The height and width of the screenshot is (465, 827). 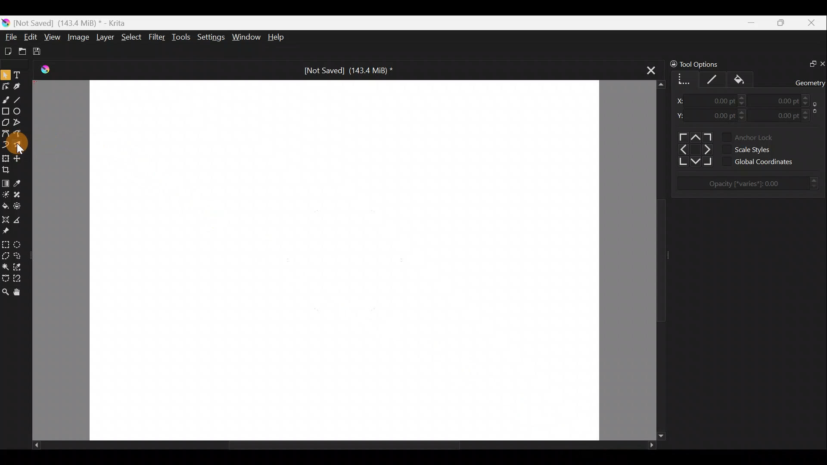 I want to click on Canvas, so click(x=343, y=258).